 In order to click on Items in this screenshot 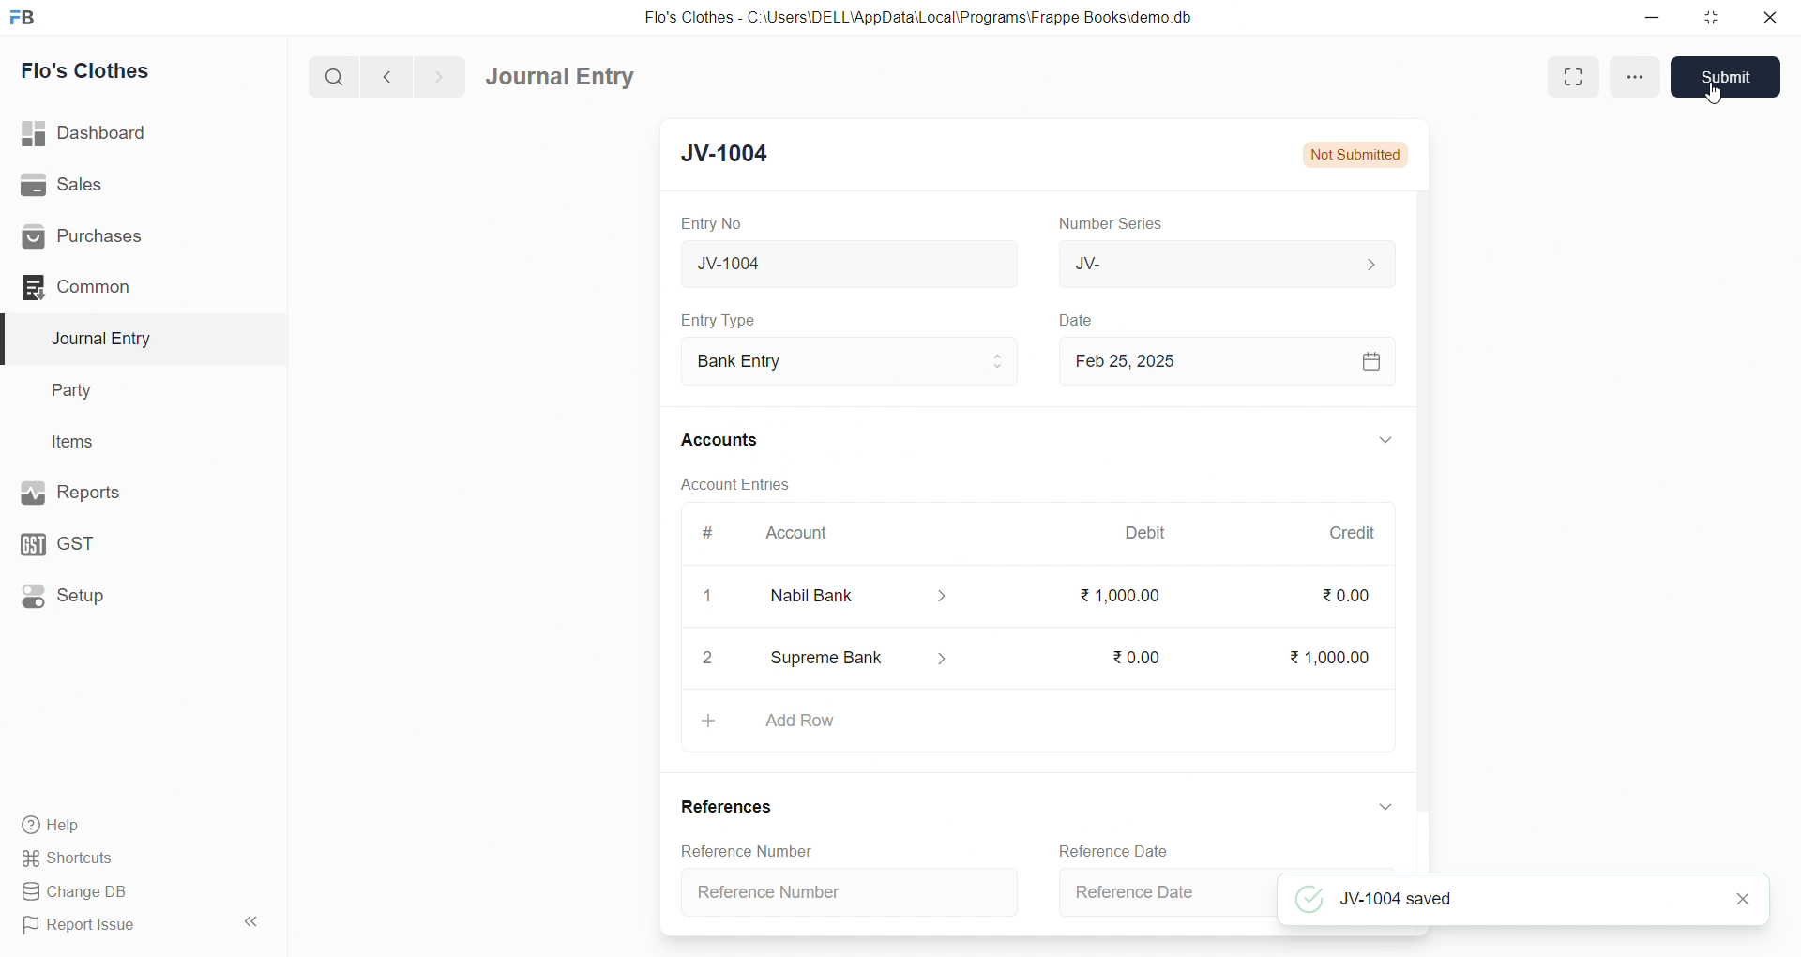, I will do `click(129, 443)`.